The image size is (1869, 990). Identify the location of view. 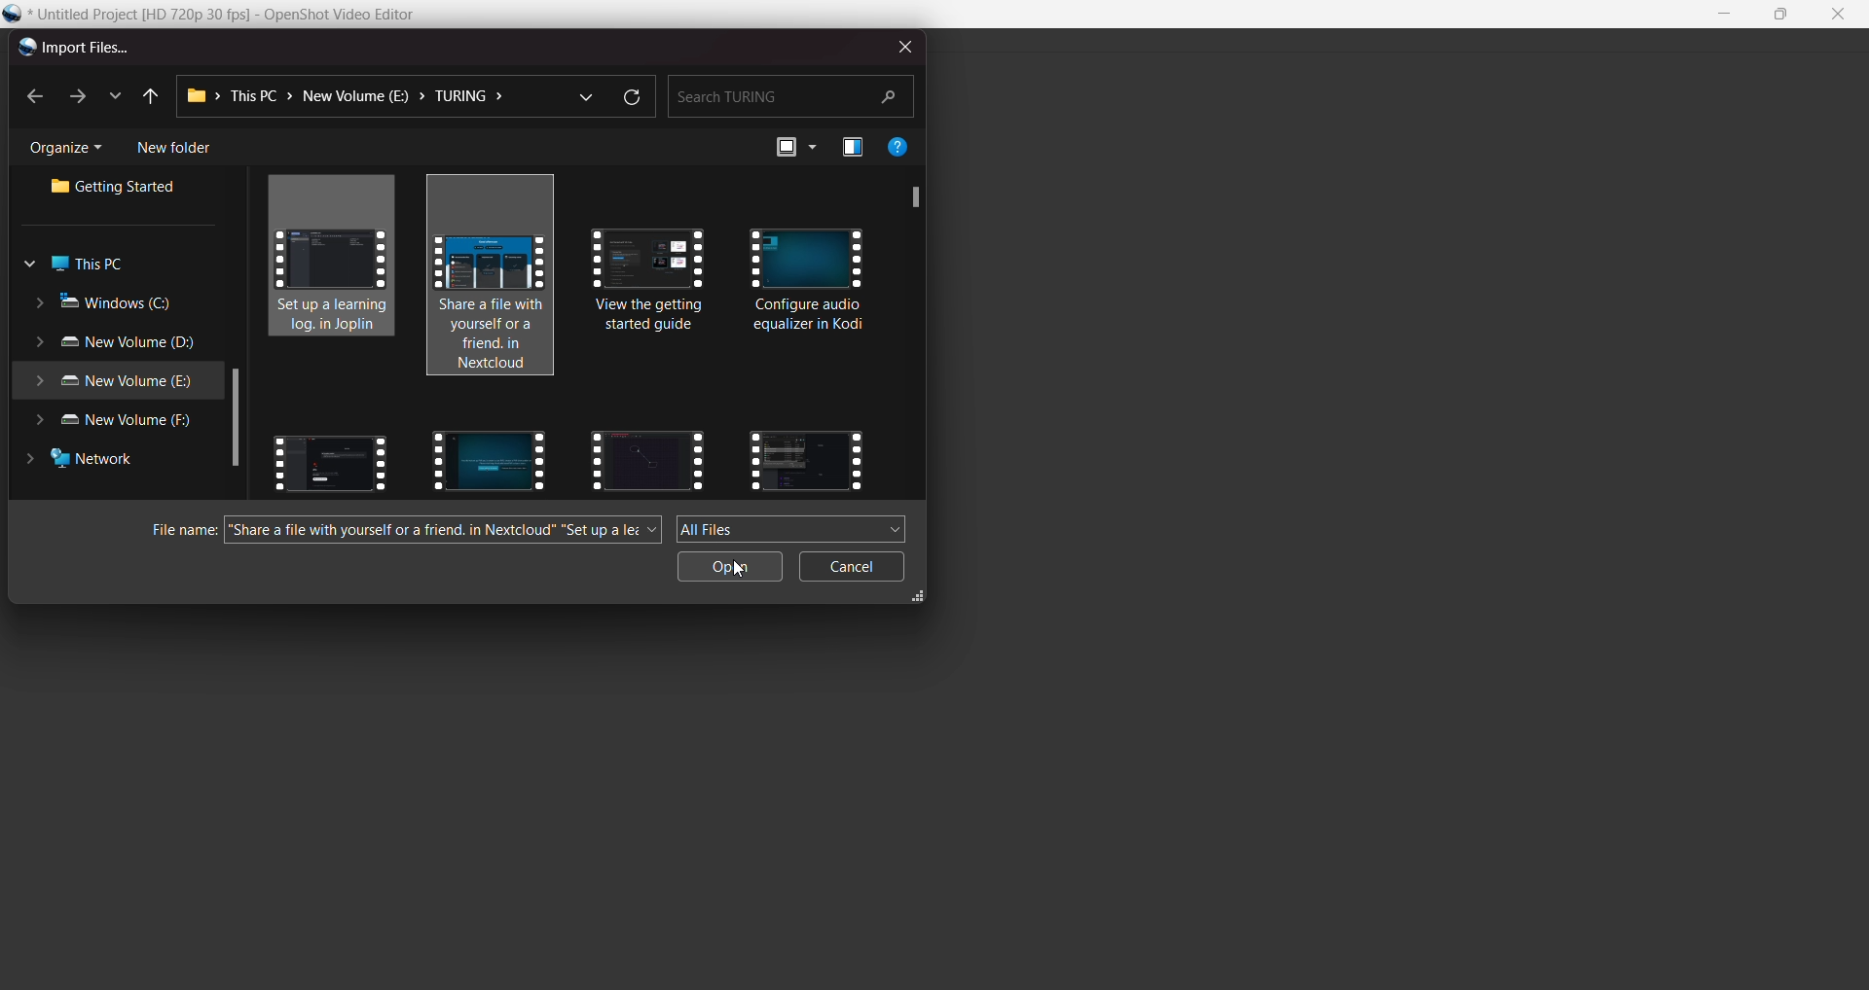
(795, 147).